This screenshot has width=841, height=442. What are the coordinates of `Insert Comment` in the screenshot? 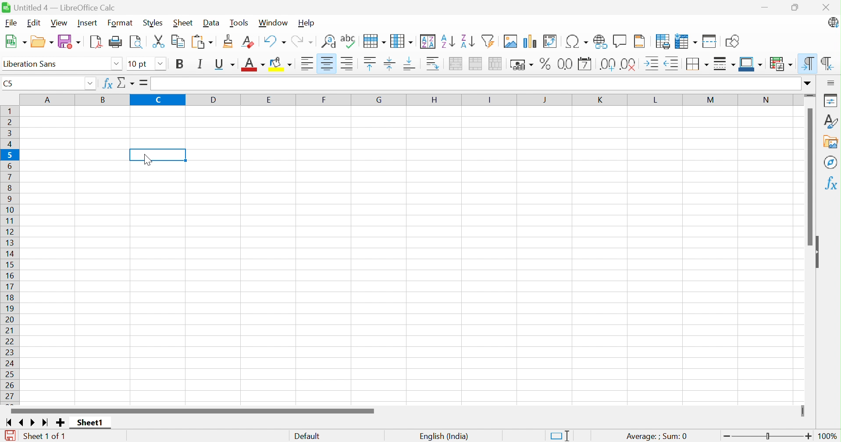 It's located at (620, 40).